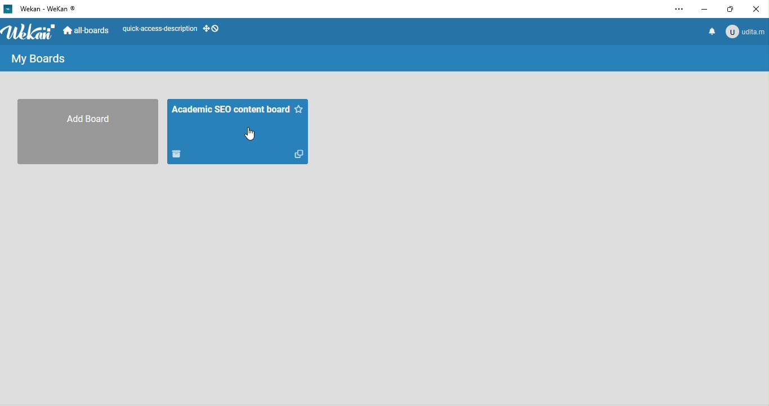 Image resolution: width=769 pixels, height=406 pixels. Describe the element at coordinates (160, 31) in the screenshot. I see `quick access description` at that location.